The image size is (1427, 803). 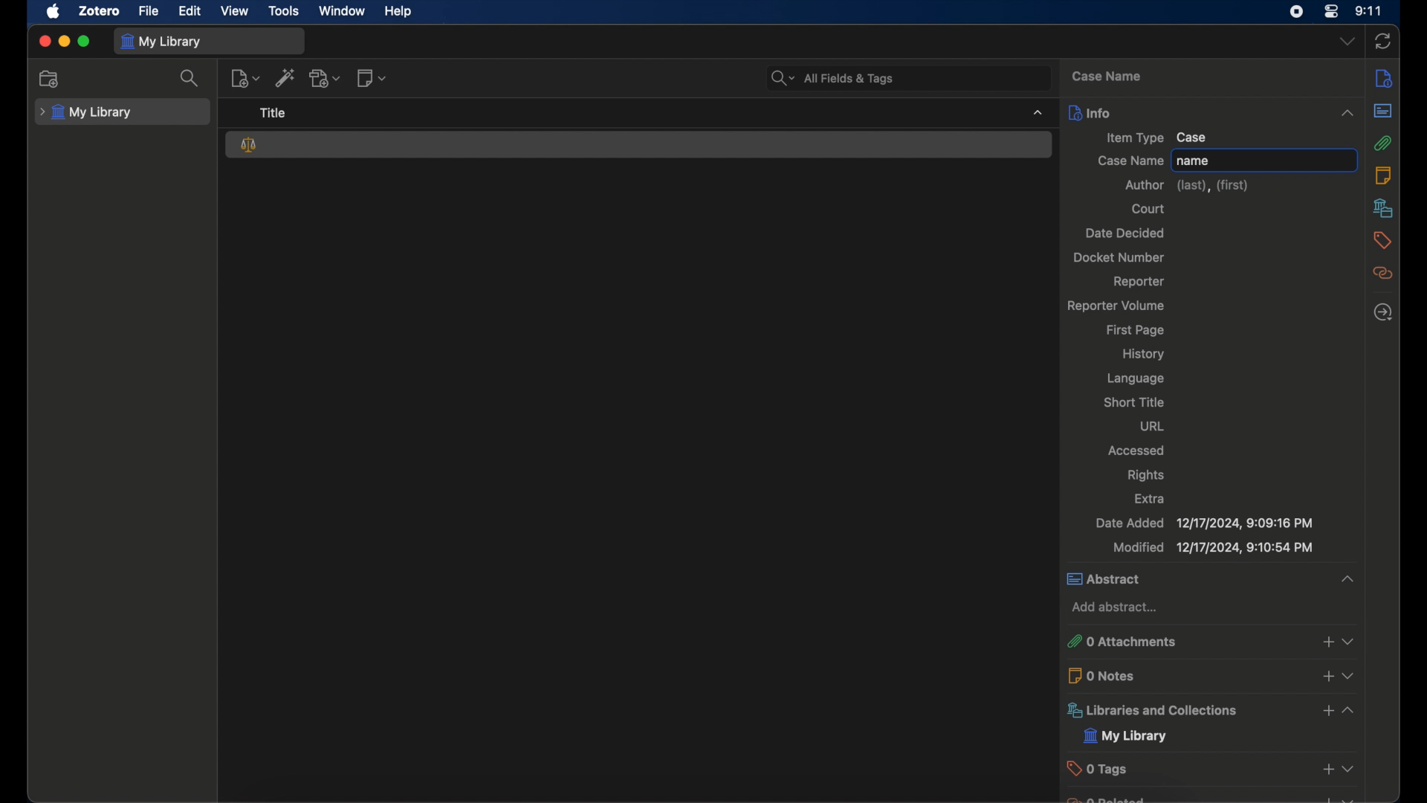 I want to click on tools, so click(x=284, y=11).